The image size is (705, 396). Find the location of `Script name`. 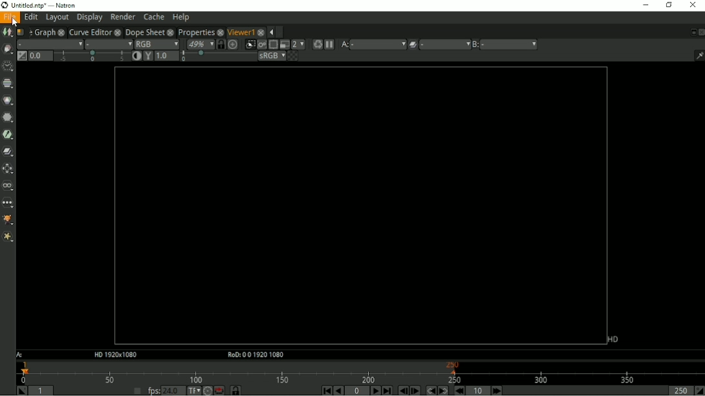

Script name is located at coordinates (22, 32).